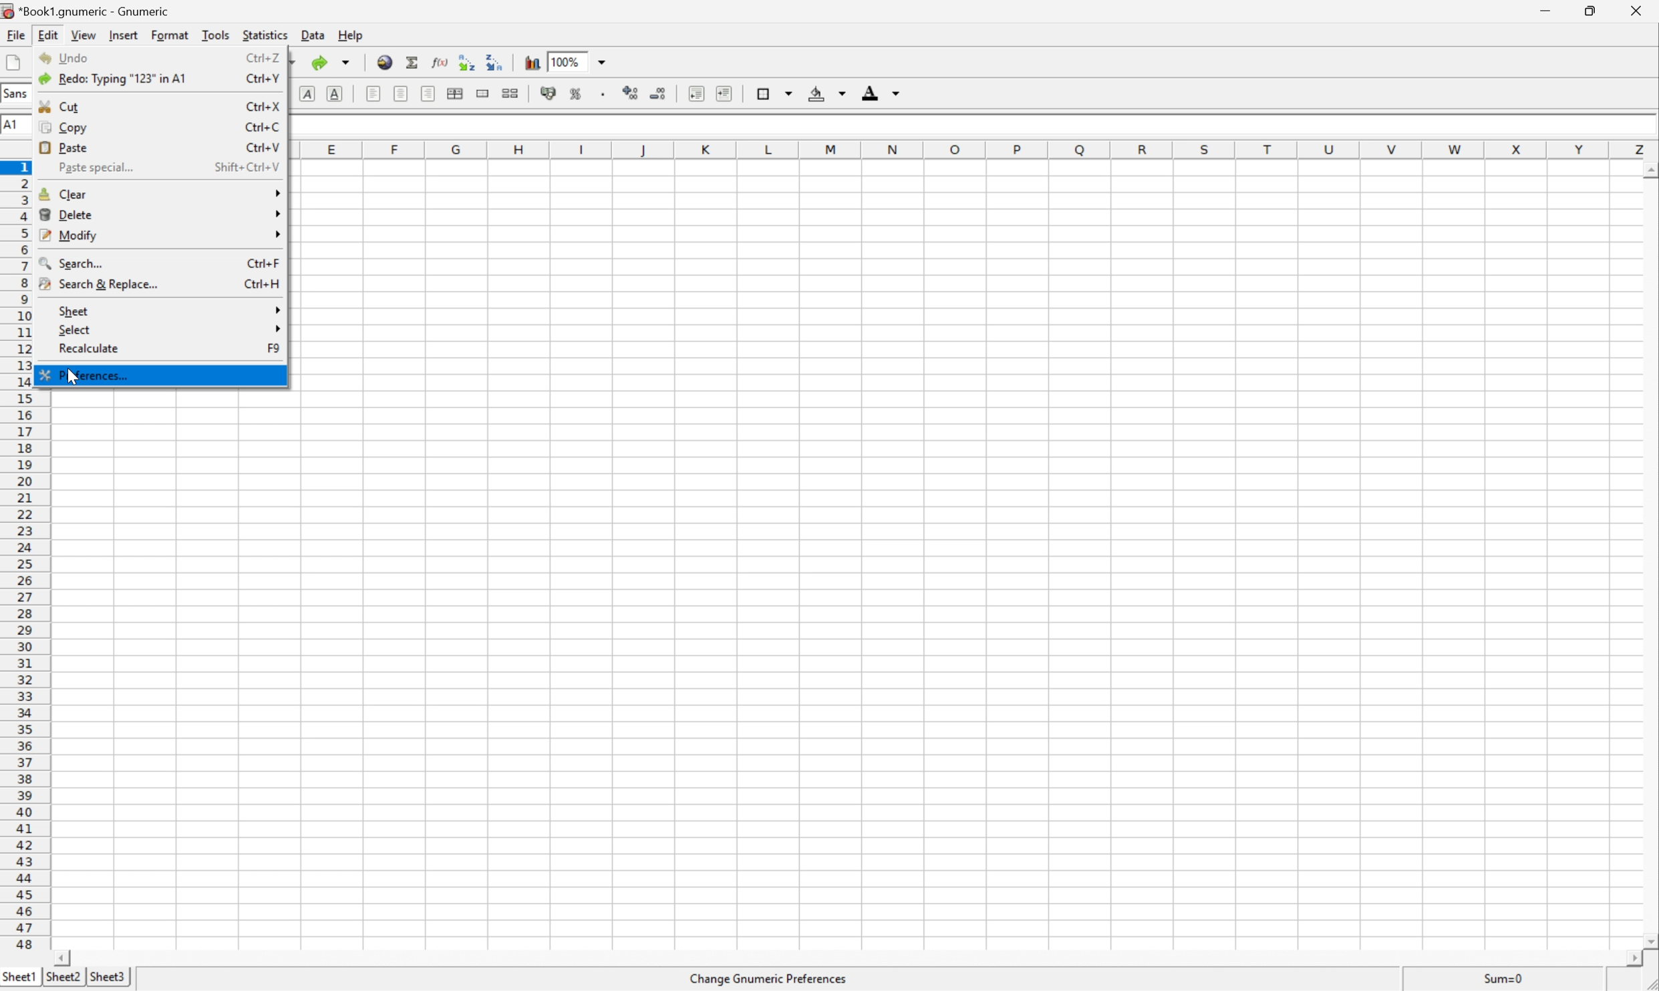  Describe the element at coordinates (156, 59) in the screenshot. I see `undo ctrl+z` at that location.